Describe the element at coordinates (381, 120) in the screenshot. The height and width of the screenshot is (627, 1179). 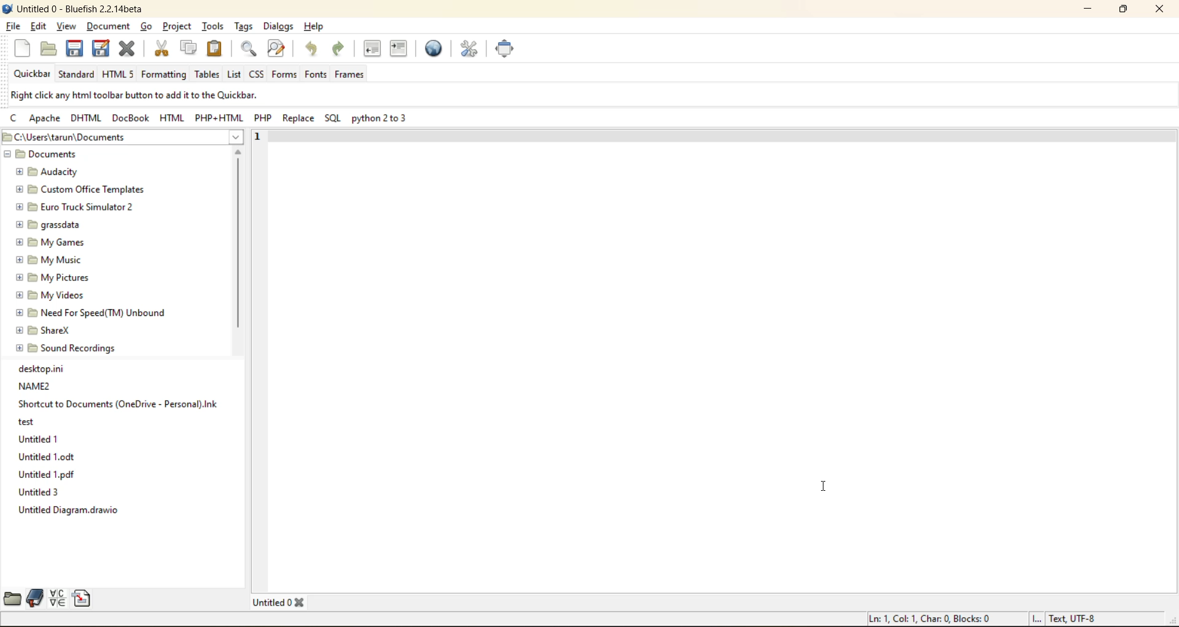
I see `python 2 to 3` at that location.